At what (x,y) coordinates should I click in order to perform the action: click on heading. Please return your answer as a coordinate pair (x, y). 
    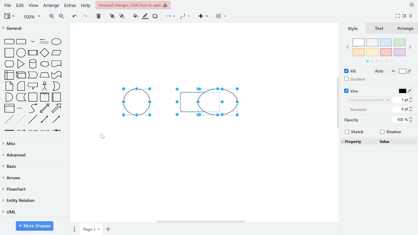
    Looking at the image, I should click on (44, 42).